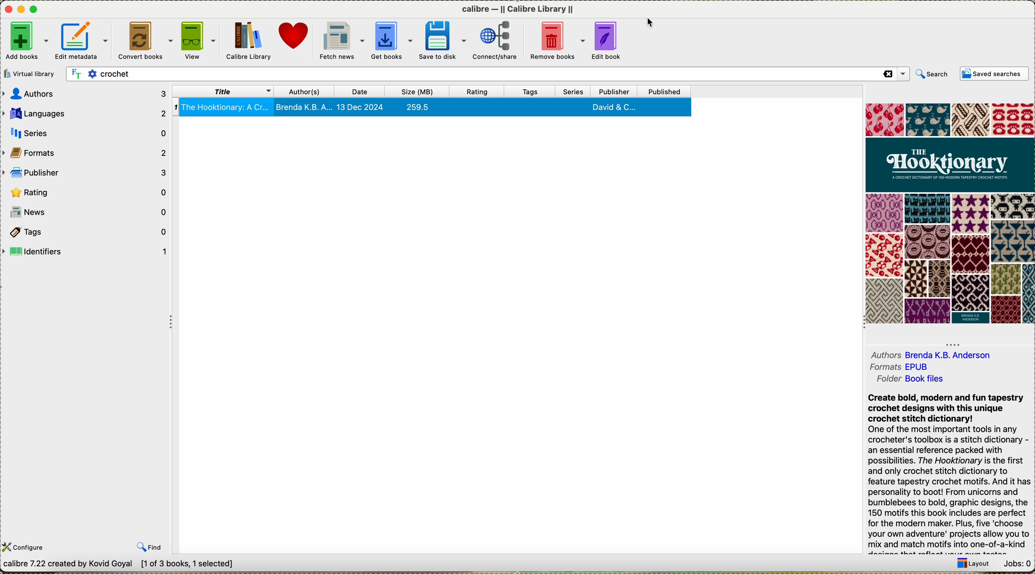  What do you see at coordinates (496, 39) in the screenshot?
I see `connect/share` at bounding box center [496, 39].